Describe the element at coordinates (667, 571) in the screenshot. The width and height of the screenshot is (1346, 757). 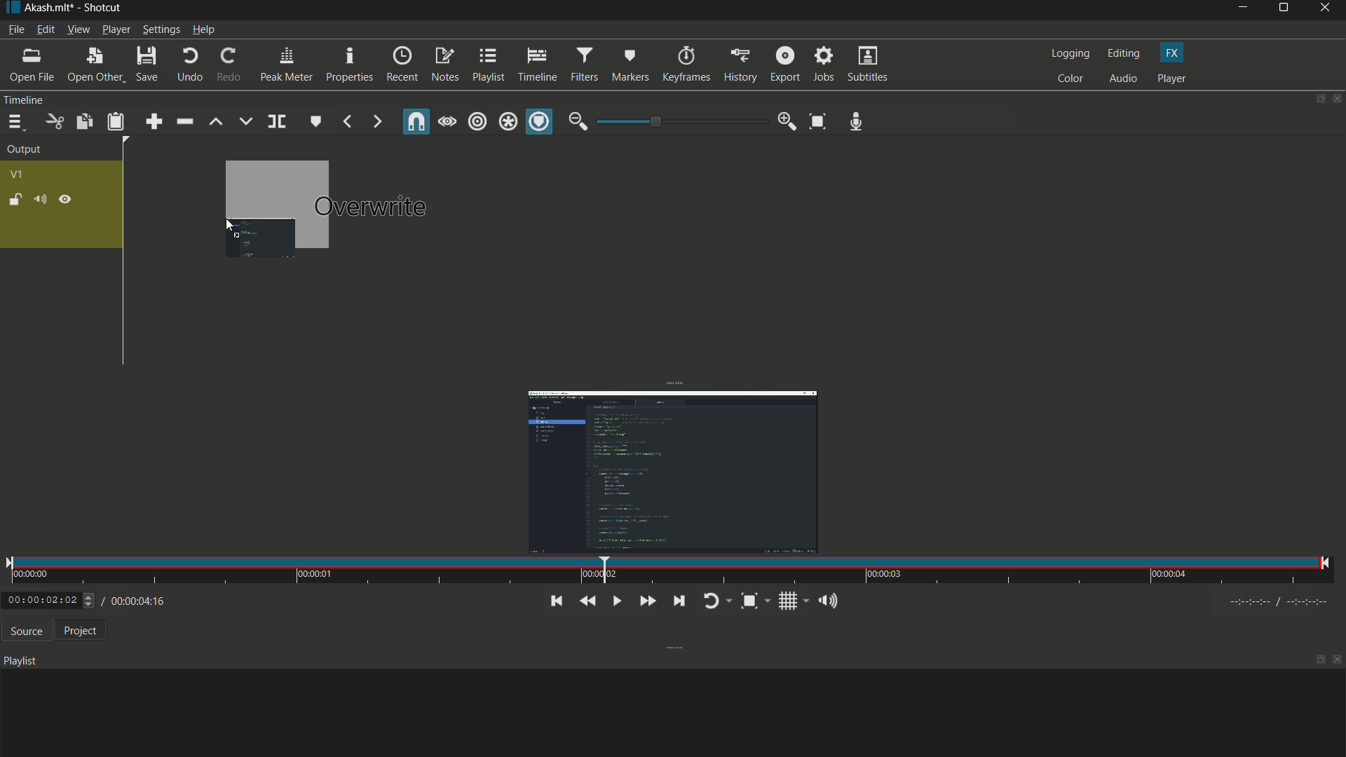
I see `time` at that location.